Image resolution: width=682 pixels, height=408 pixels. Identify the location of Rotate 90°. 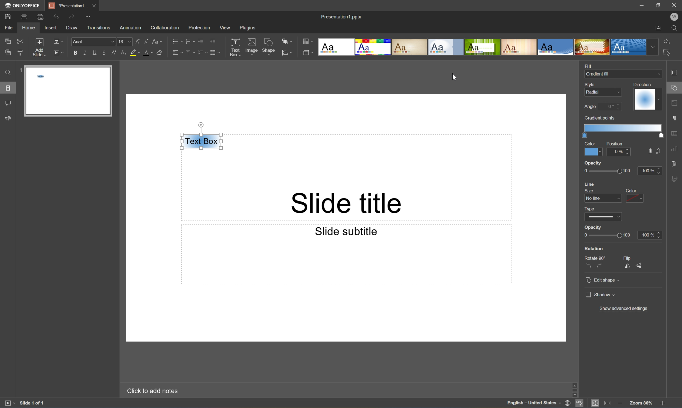
(595, 258).